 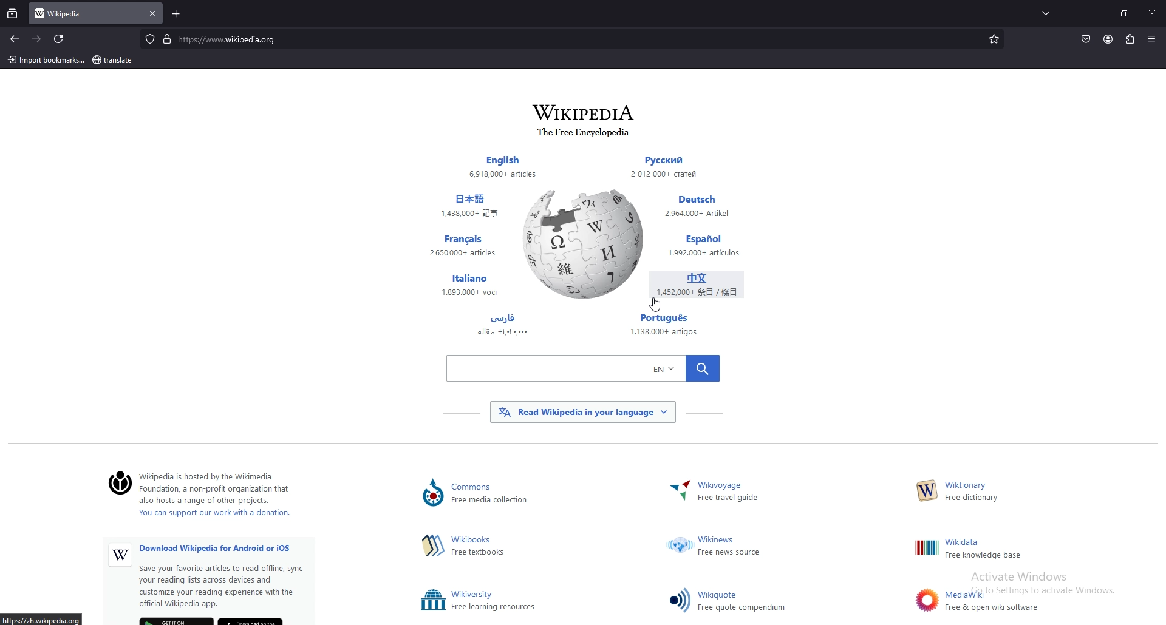 I want to click on , so click(x=469, y=286).